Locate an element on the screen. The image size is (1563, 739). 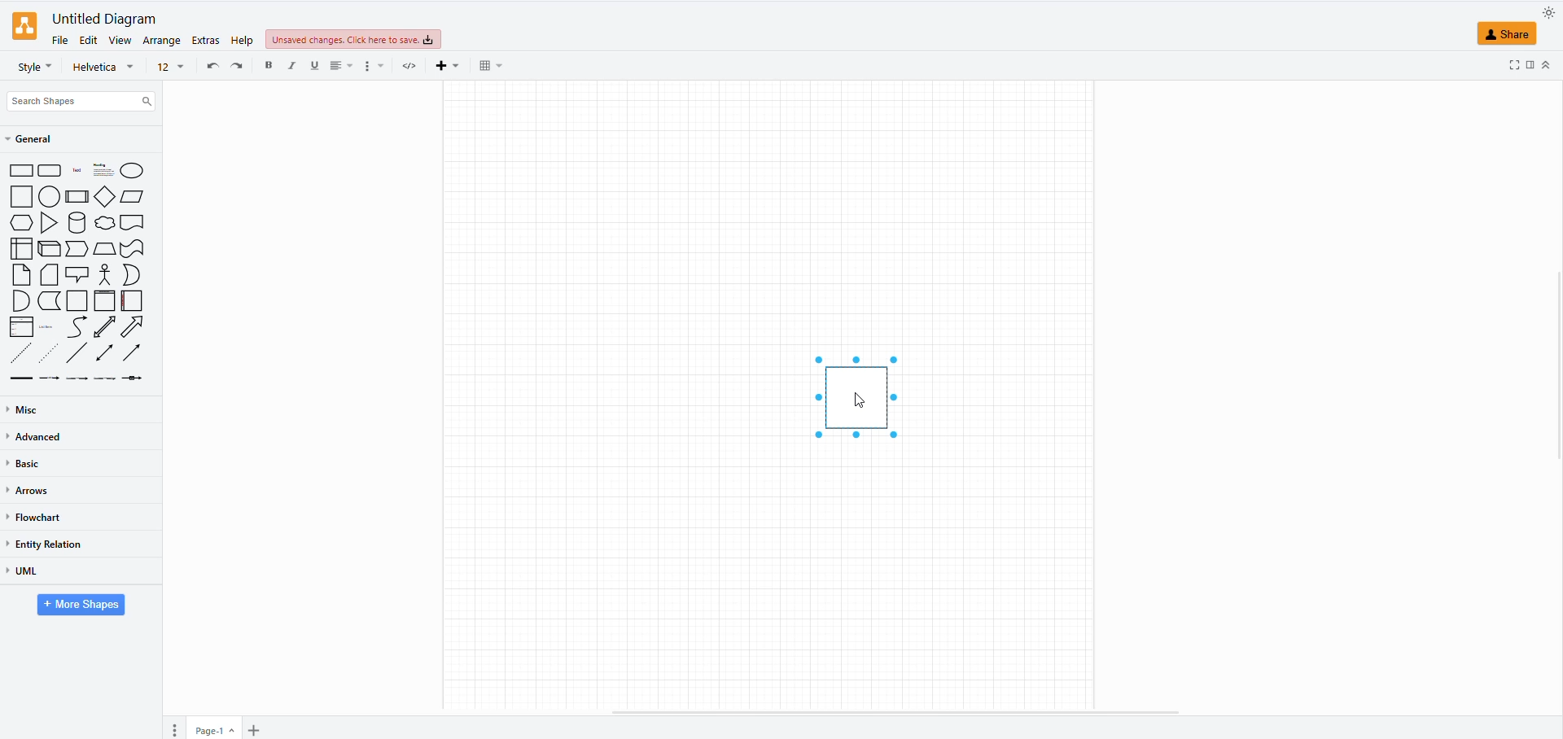
hexagon is located at coordinates (22, 224).